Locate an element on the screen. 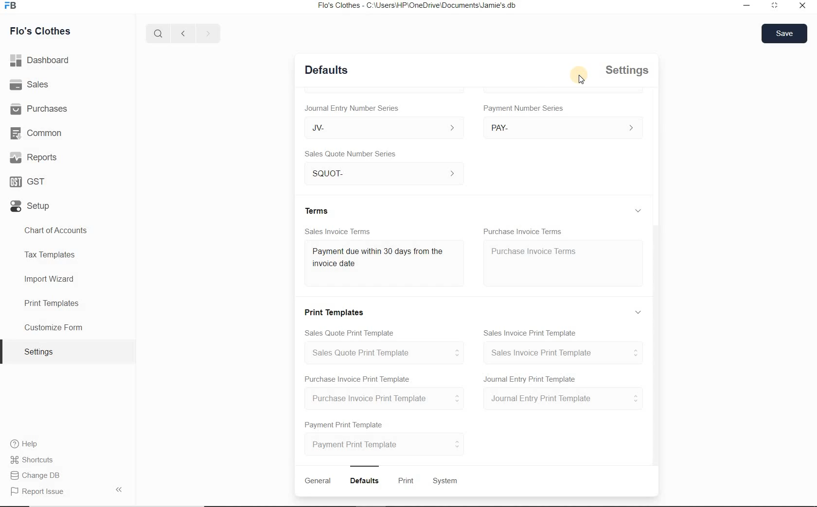 The width and height of the screenshot is (817, 507). Reports is located at coordinates (33, 157).